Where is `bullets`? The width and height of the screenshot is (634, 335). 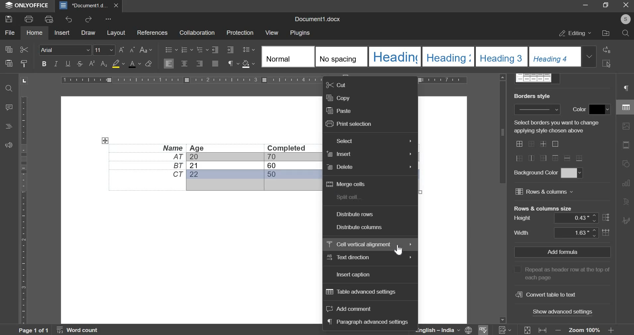
bullets is located at coordinates (171, 49).